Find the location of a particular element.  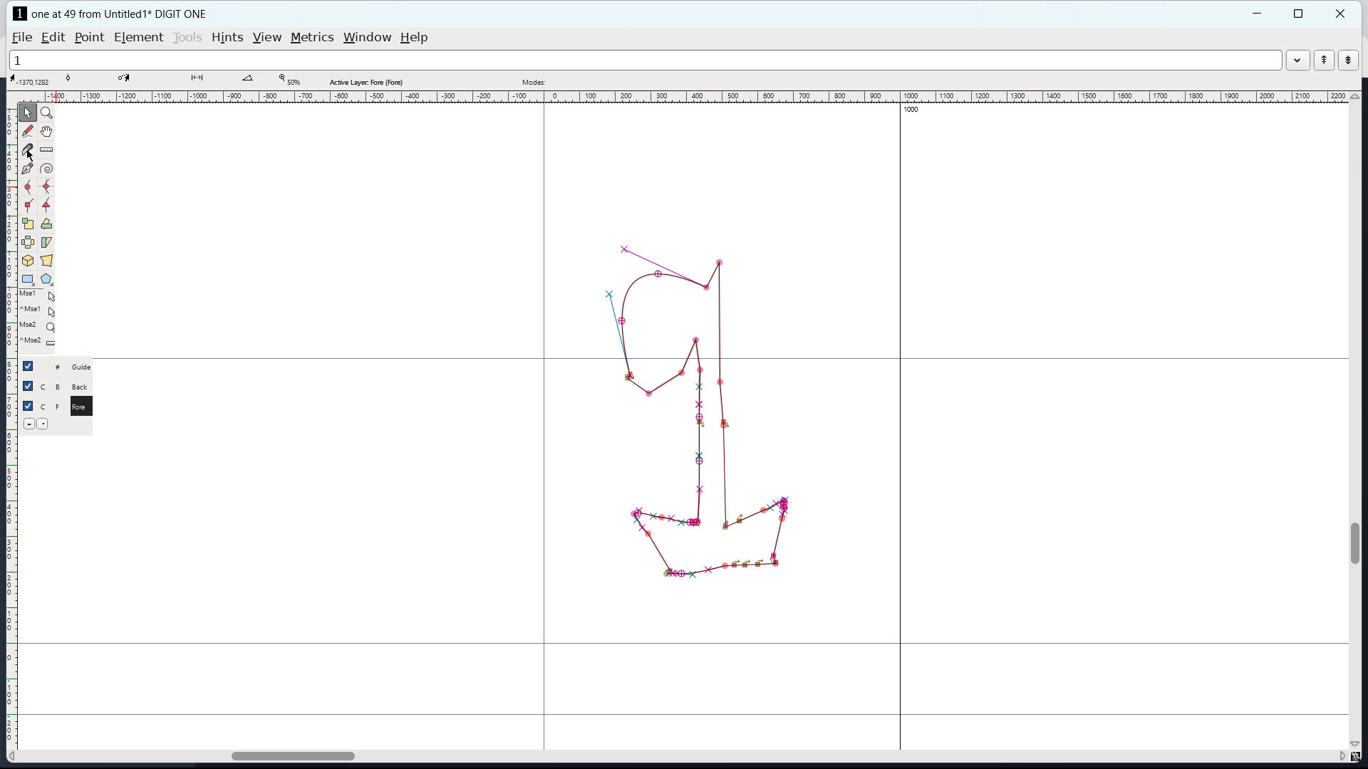

scroll down is located at coordinates (1356, 743).